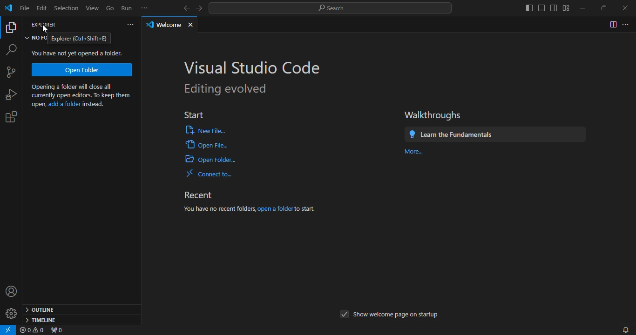 The width and height of the screenshot is (636, 335). What do you see at coordinates (36, 39) in the screenshot?
I see `No folder tab` at bounding box center [36, 39].